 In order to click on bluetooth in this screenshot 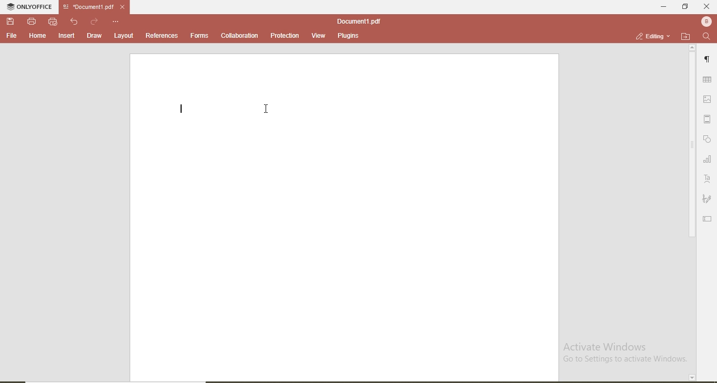, I will do `click(705, 22)`.